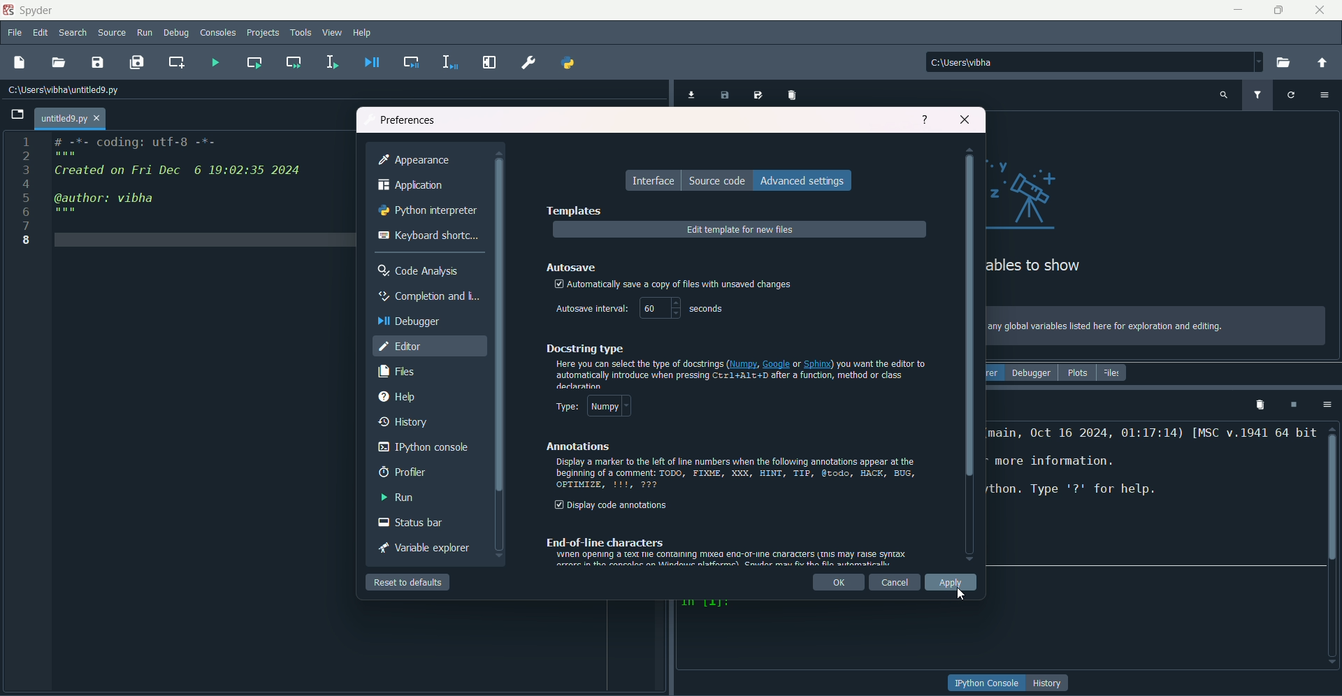 Image resolution: width=1342 pixels, height=696 pixels. What do you see at coordinates (1278, 10) in the screenshot?
I see `minimize/maximize` at bounding box center [1278, 10].